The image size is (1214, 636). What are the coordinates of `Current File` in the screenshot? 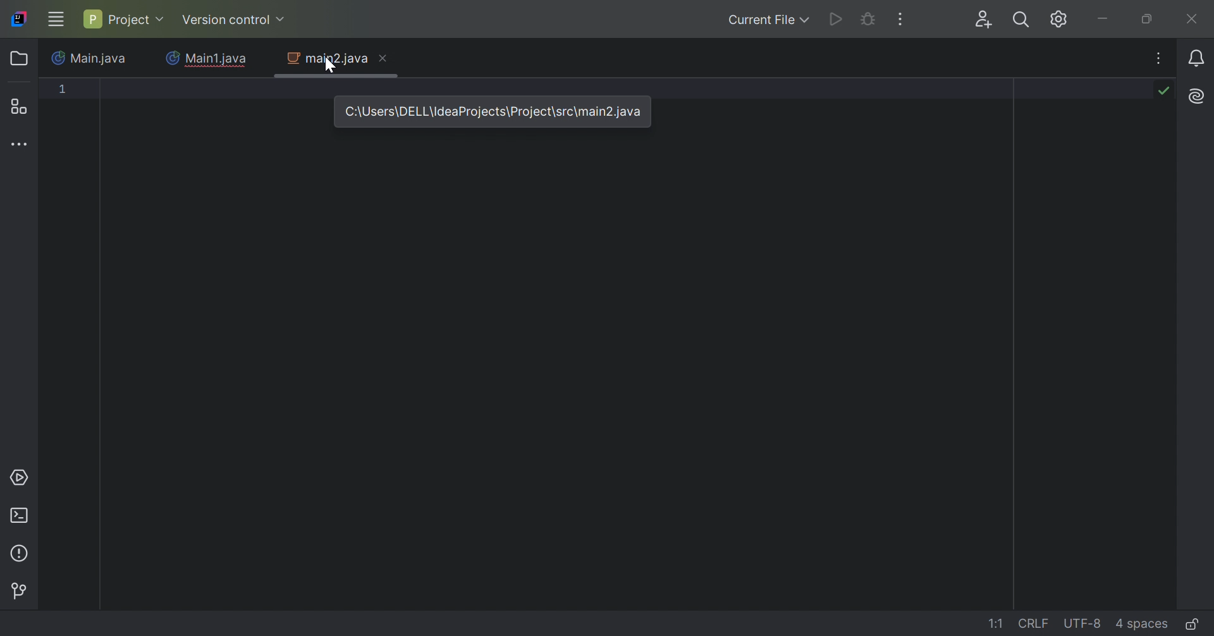 It's located at (768, 20).